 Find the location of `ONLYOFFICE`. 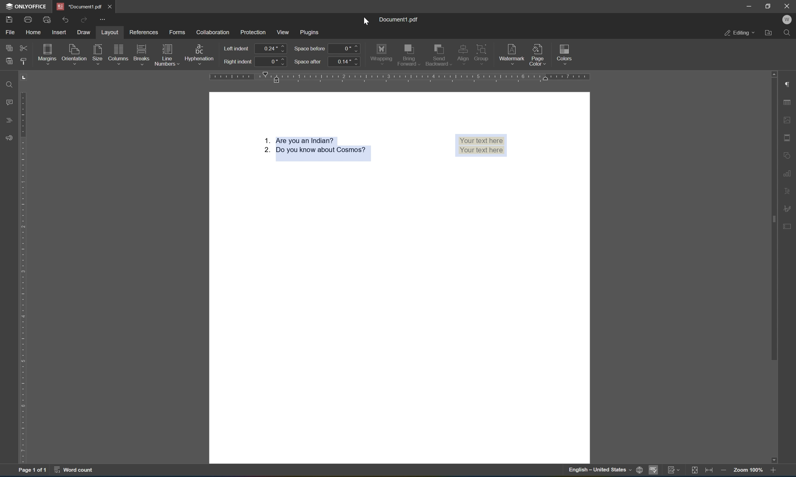

ONLYOFFICE is located at coordinates (26, 6).